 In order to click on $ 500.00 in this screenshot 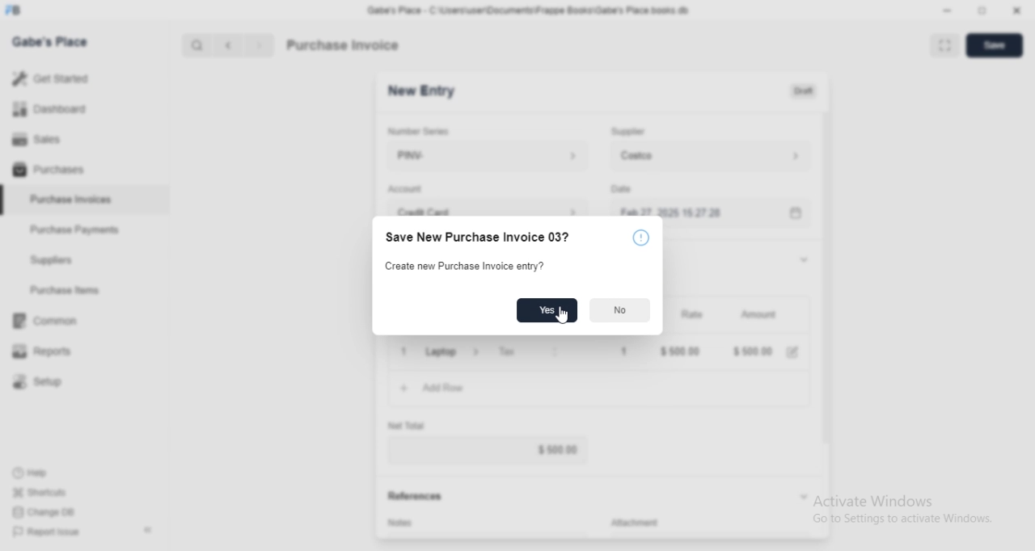, I will do `click(680, 351)`.